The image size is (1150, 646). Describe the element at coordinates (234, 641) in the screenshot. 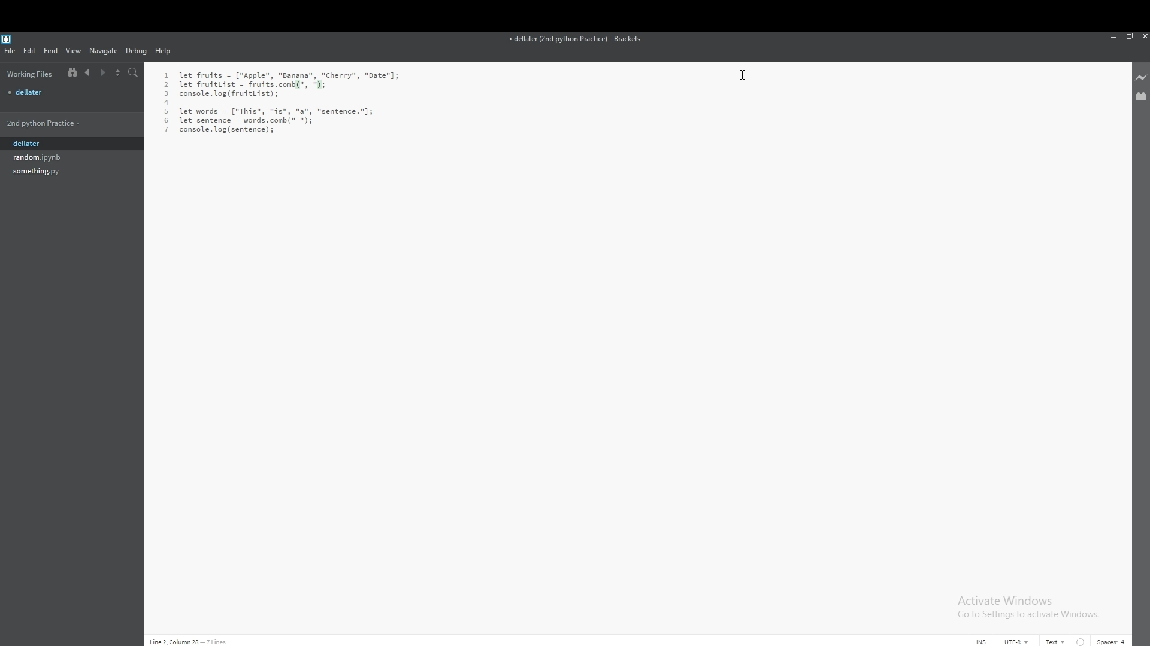

I see `Line 2, Column 28 - Selected 4 columns - 7 lines` at that location.